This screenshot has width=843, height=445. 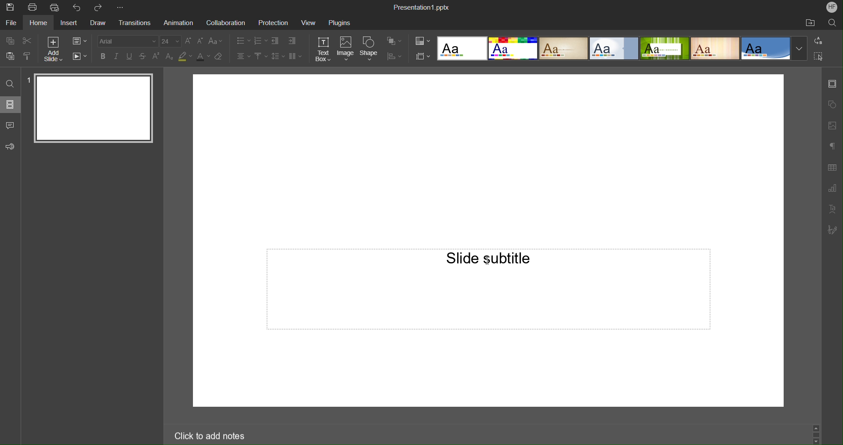 What do you see at coordinates (278, 57) in the screenshot?
I see `Line Spacing` at bounding box center [278, 57].